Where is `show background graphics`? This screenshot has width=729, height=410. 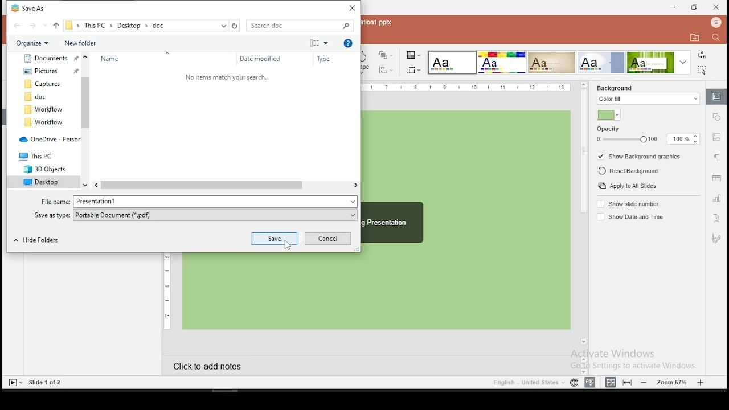
show background graphics is located at coordinates (641, 157).